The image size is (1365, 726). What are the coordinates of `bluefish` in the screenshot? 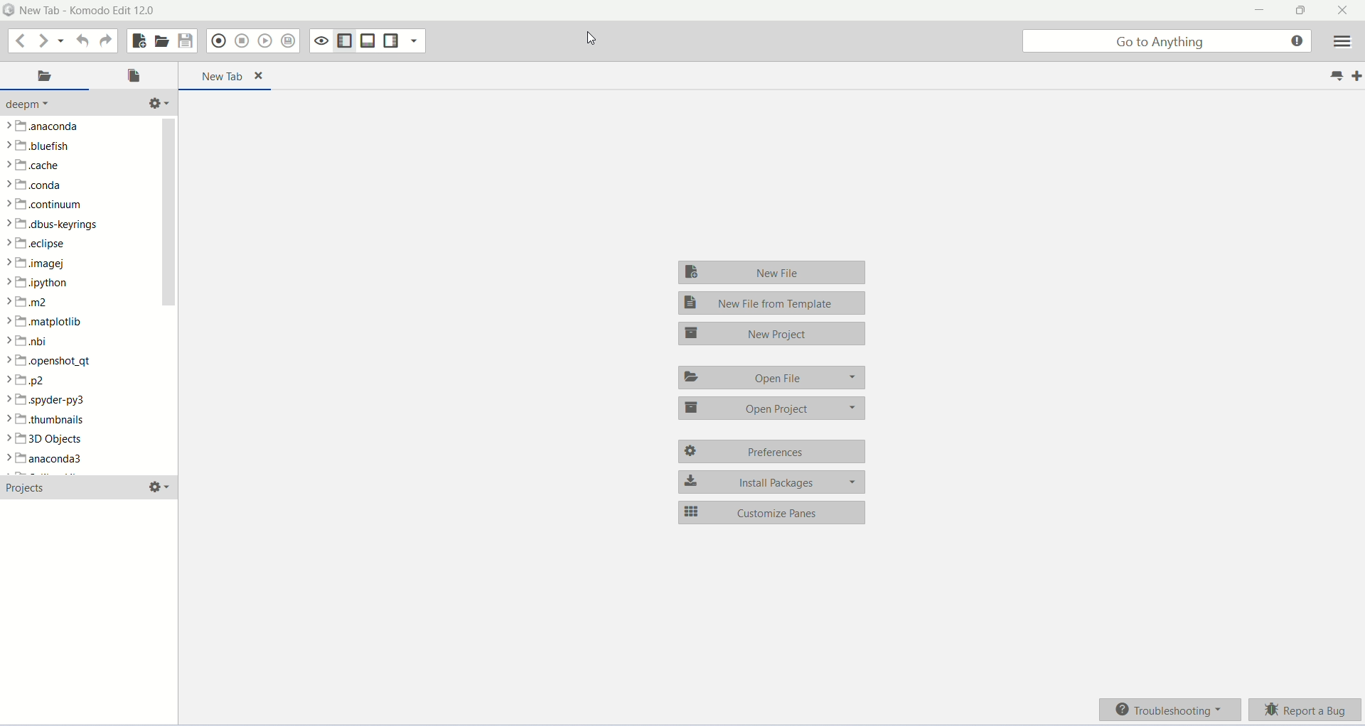 It's located at (40, 147).